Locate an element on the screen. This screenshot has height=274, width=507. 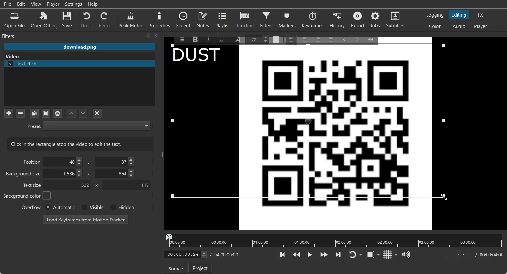
Close is located at coordinates (156, 35).